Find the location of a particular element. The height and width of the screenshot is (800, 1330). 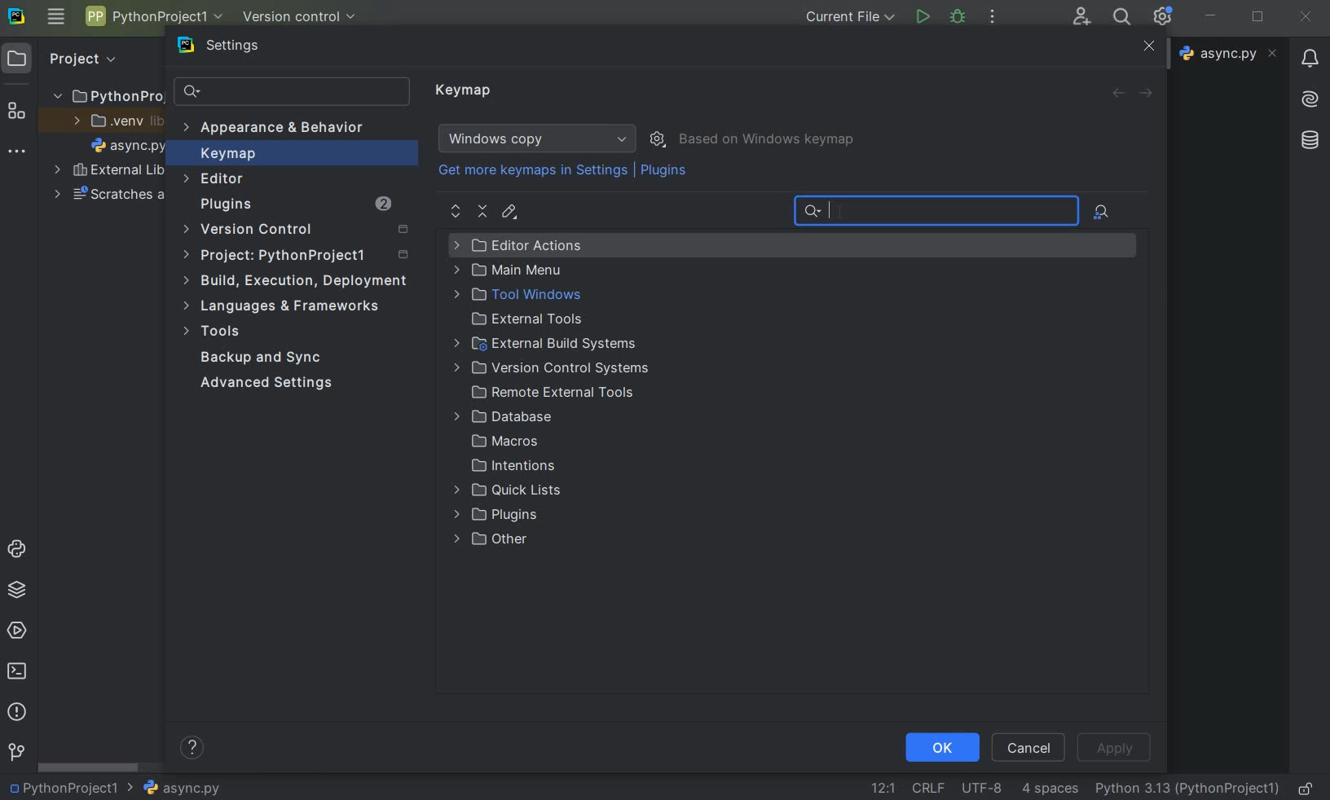

quick lists is located at coordinates (494, 492).